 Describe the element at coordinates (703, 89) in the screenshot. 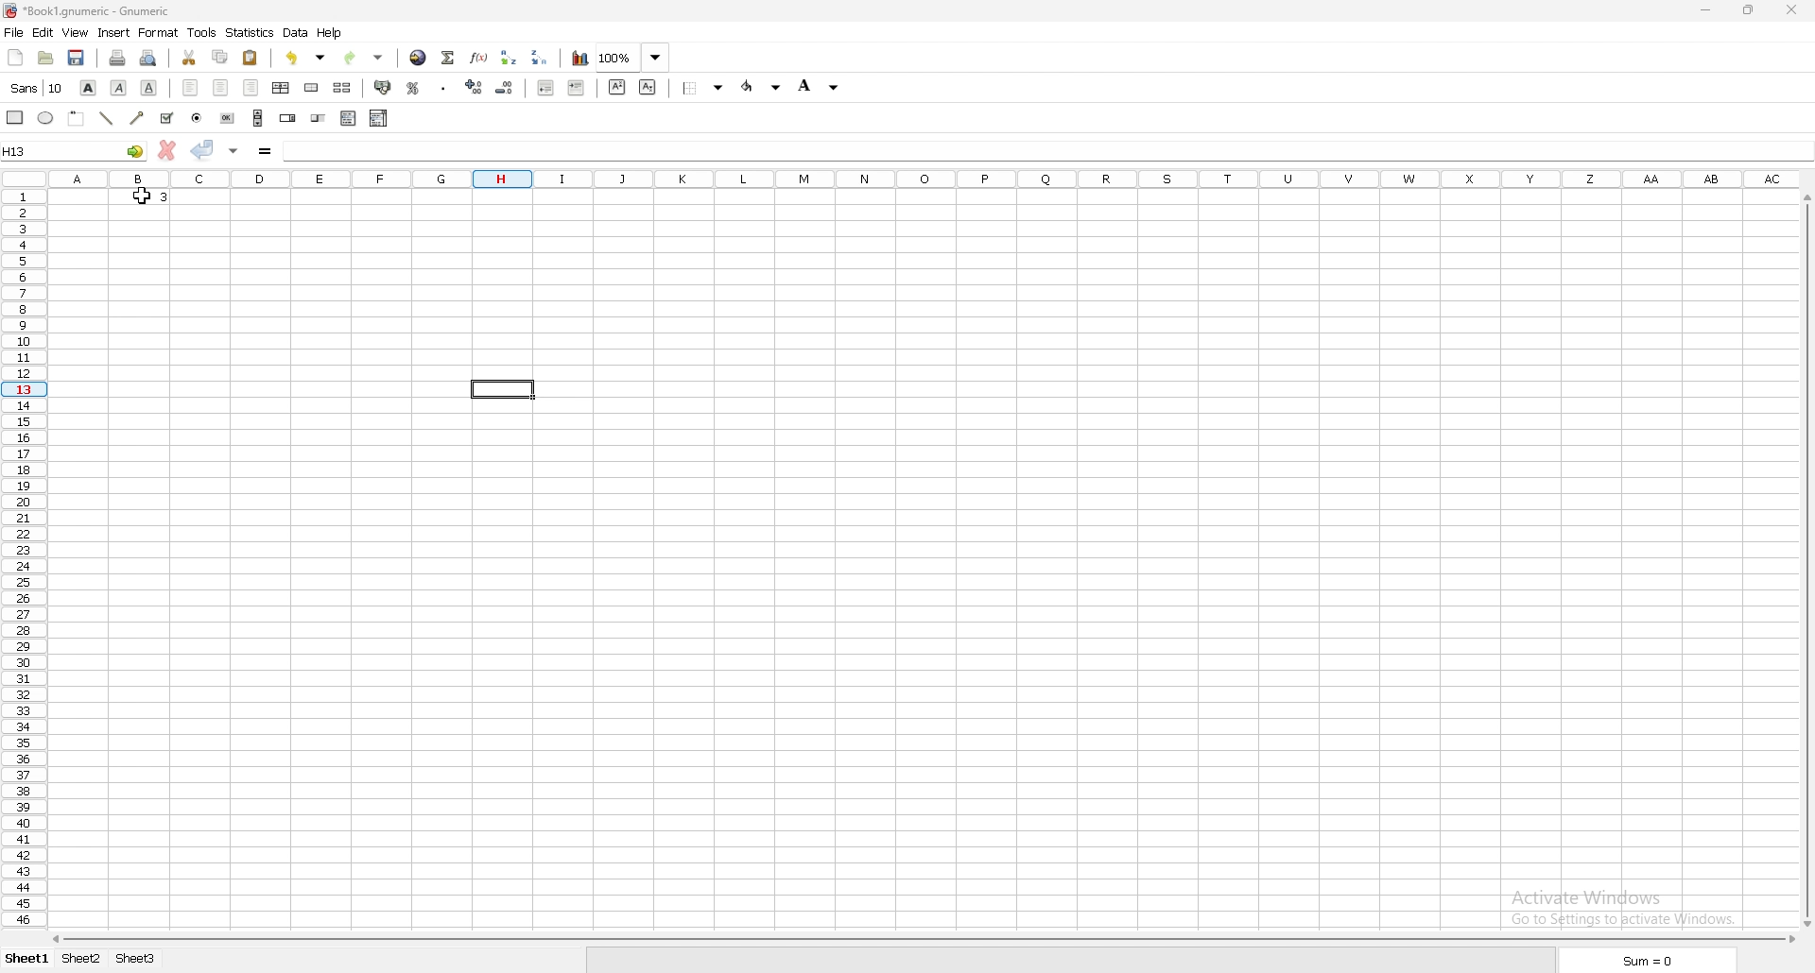

I see `border` at that location.